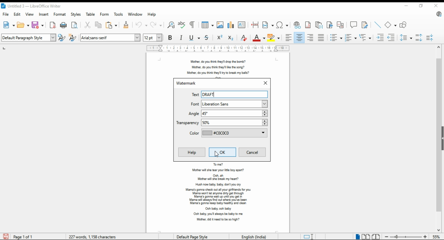 The width and height of the screenshot is (444, 240). Describe the element at coordinates (52, 25) in the screenshot. I see `export directly as pdf` at that location.